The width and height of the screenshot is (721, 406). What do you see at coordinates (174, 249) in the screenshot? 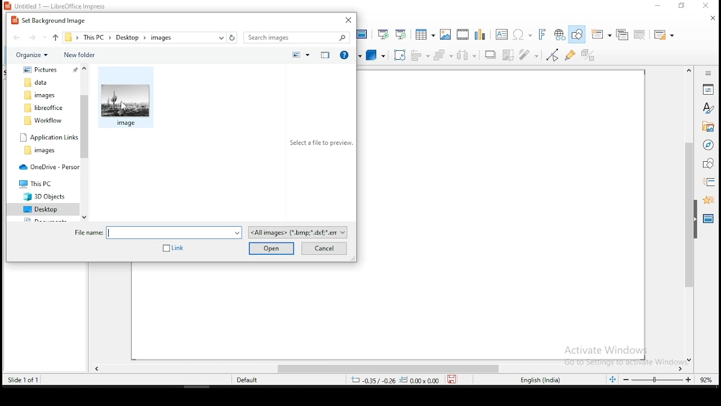
I see `Link` at bounding box center [174, 249].